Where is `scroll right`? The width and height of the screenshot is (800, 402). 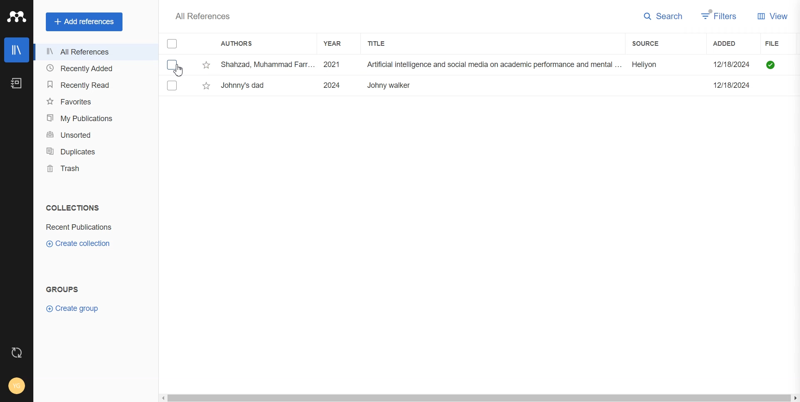 scroll right is located at coordinates (795, 399).